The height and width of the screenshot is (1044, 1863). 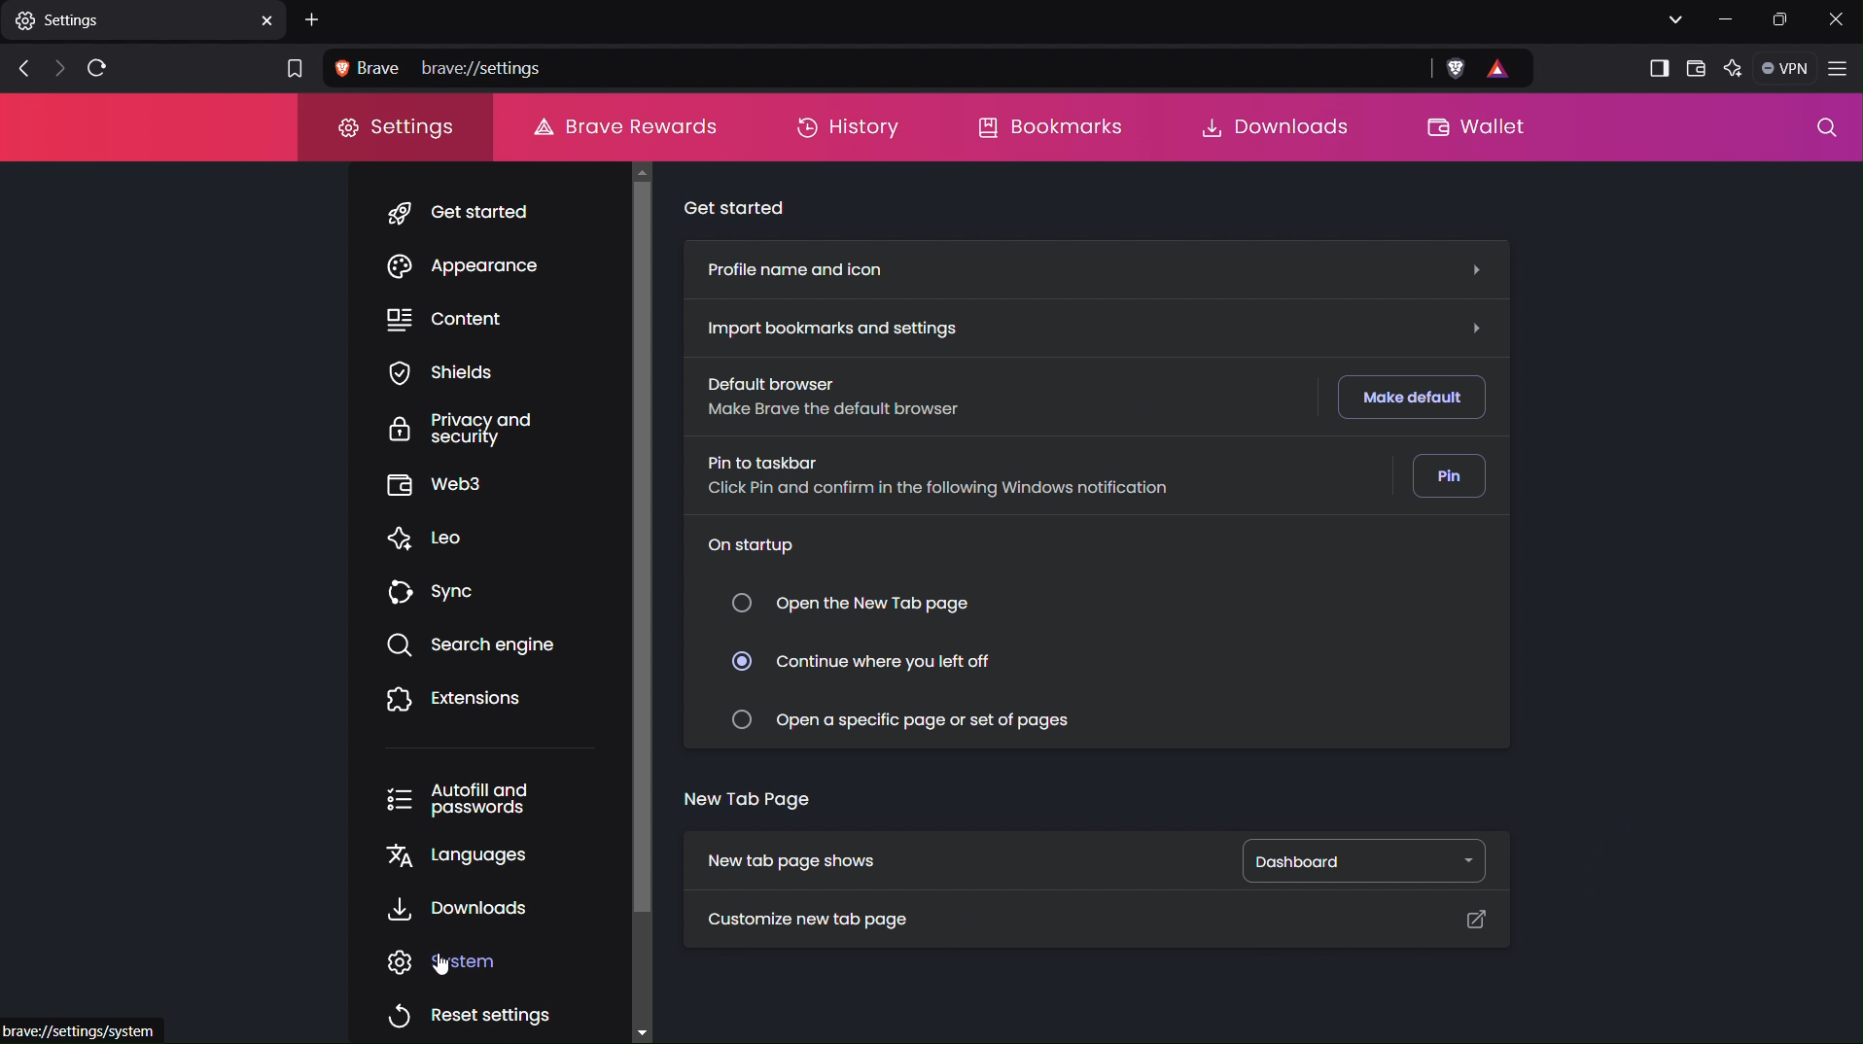 What do you see at coordinates (758, 547) in the screenshot?
I see `On startup` at bounding box center [758, 547].